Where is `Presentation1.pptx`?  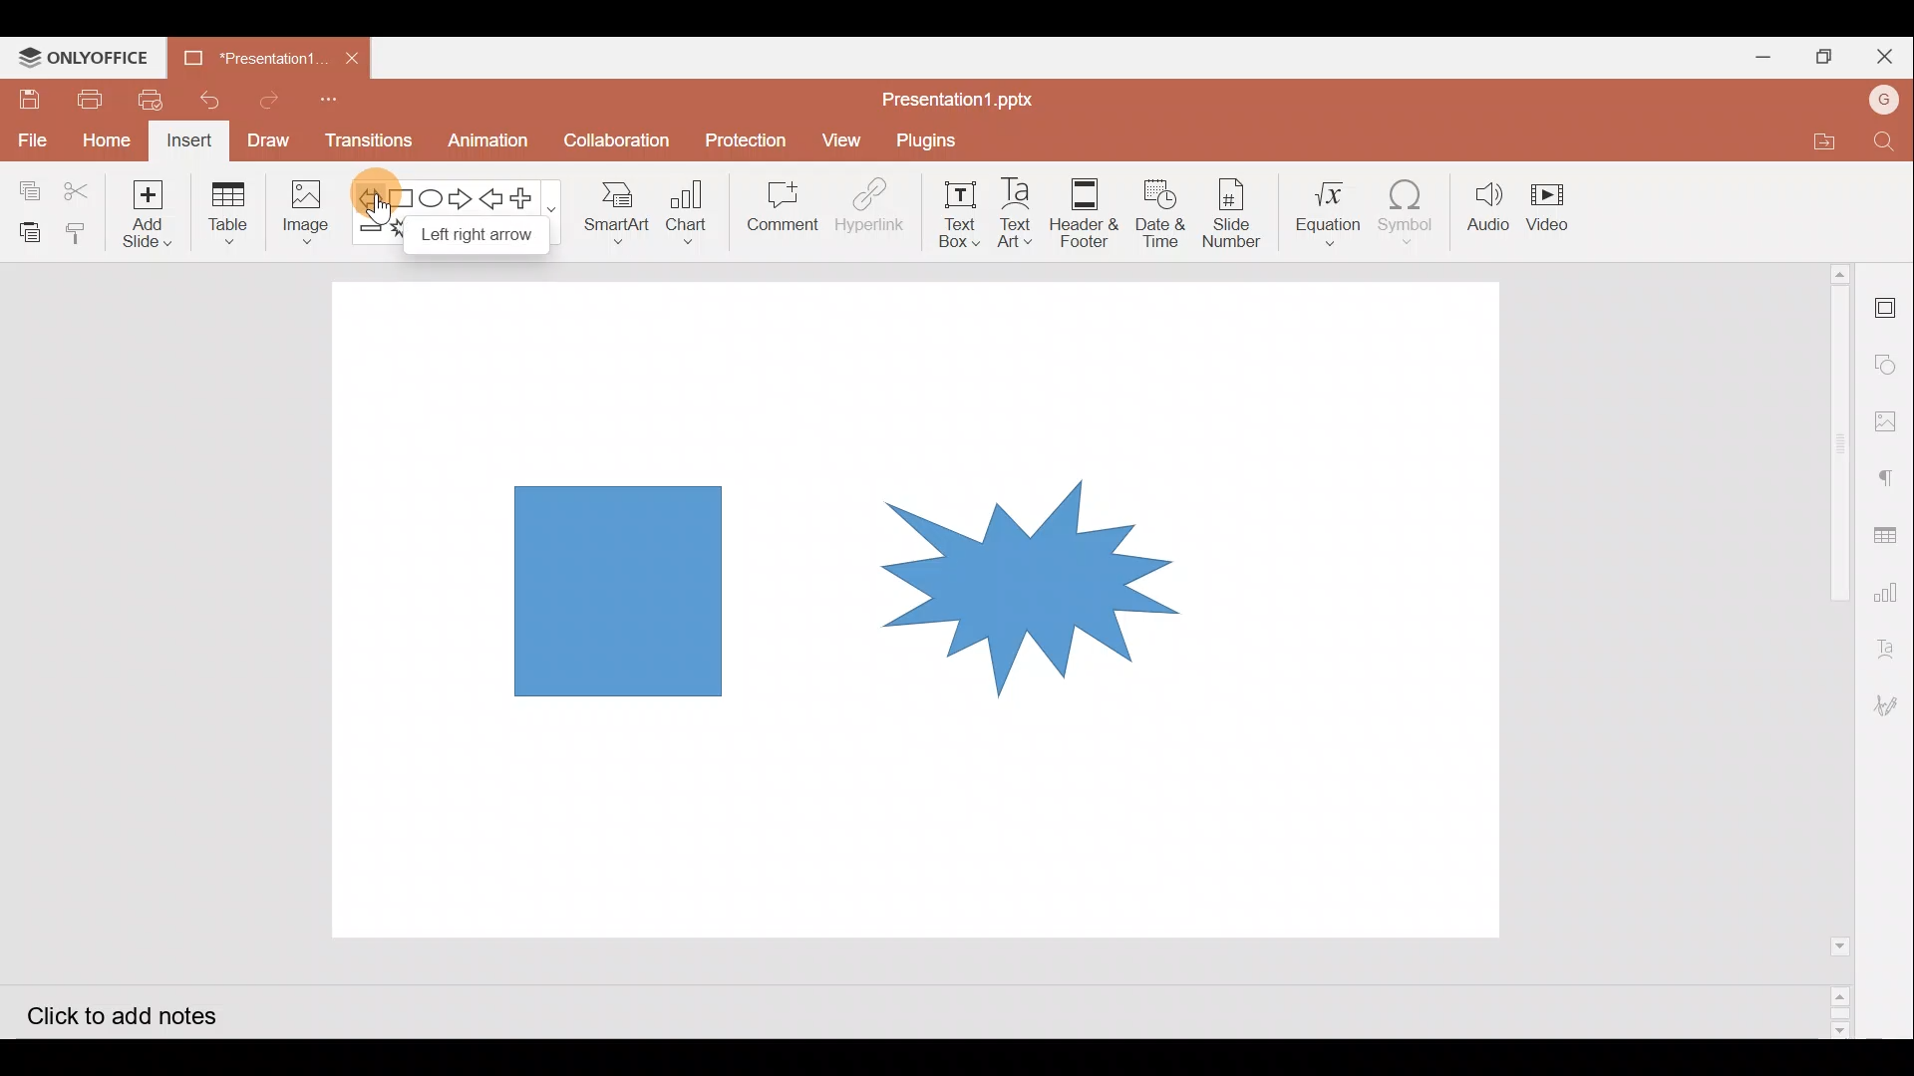
Presentation1.pptx is located at coordinates (953, 97).